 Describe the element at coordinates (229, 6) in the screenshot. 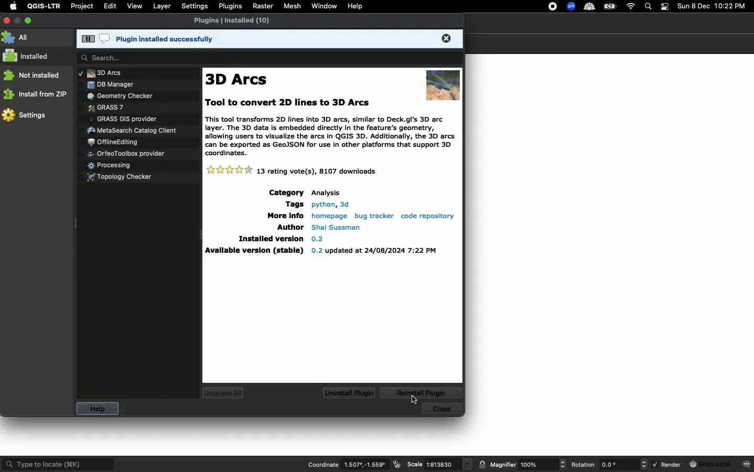

I see `Plugins` at that location.